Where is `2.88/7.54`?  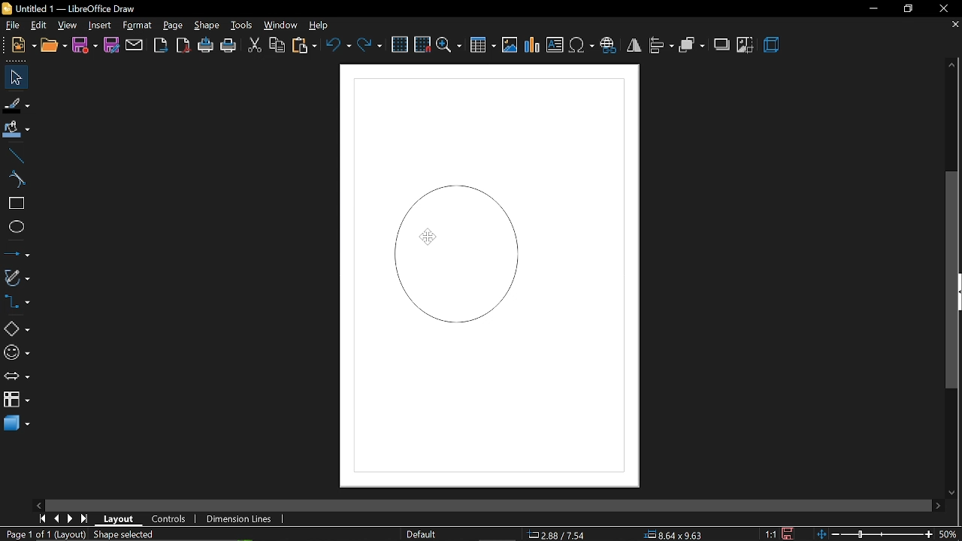
2.88/7.54 is located at coordinates (558, 533).